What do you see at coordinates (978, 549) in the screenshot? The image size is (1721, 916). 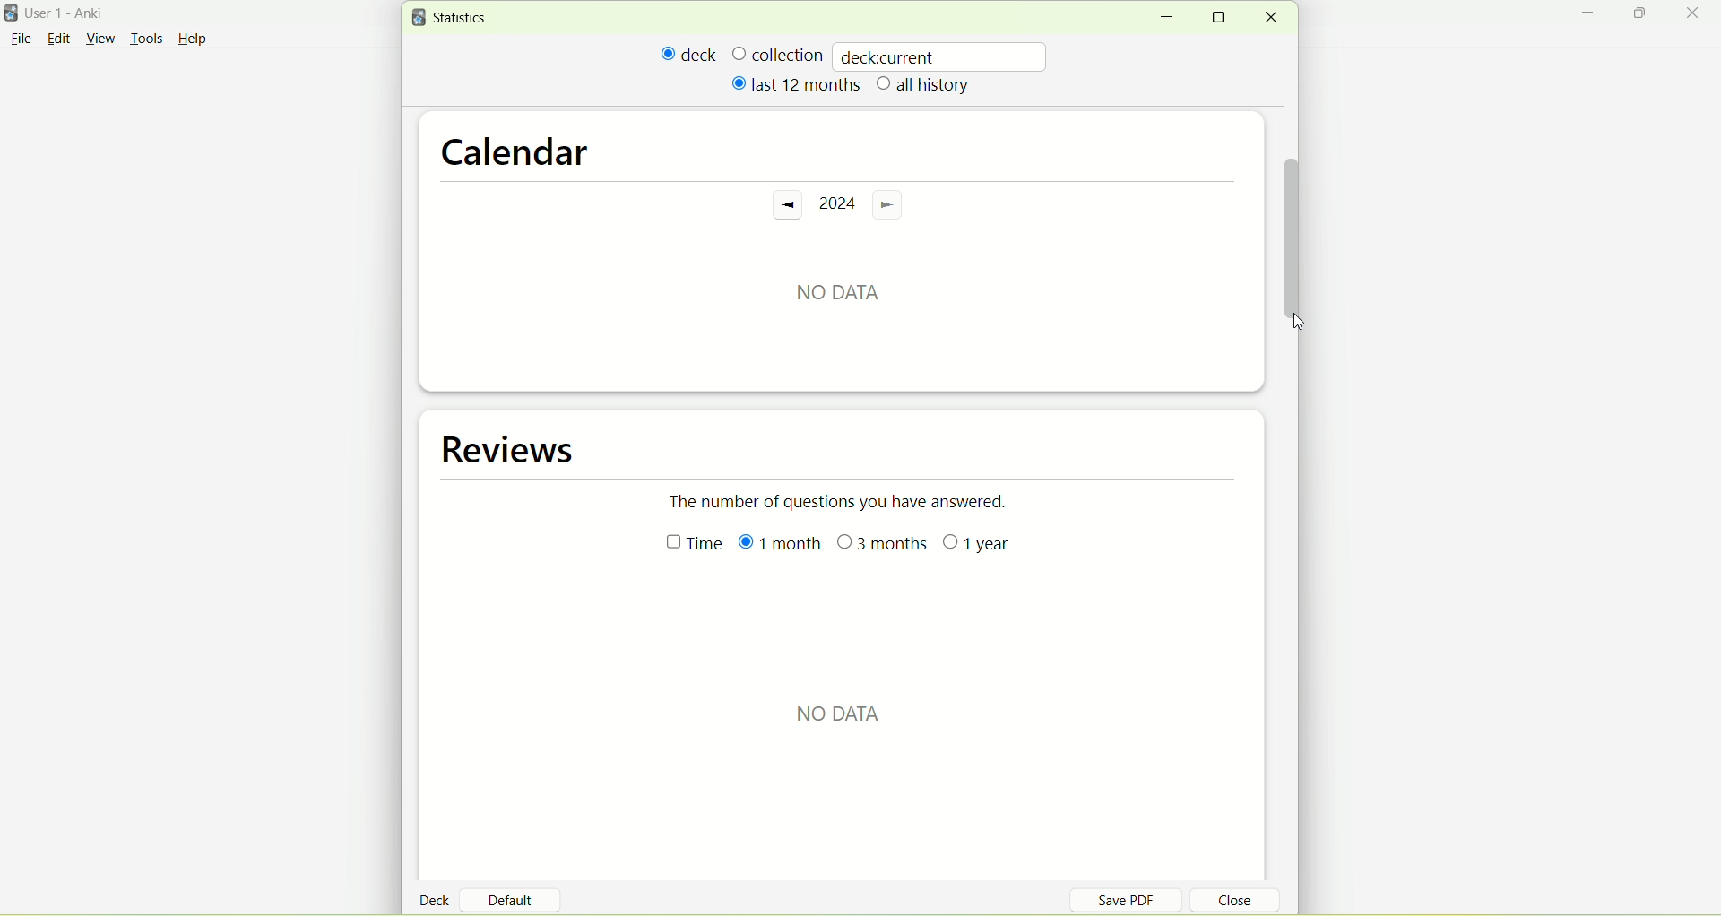 I see `1 year` at bounding box center [978, 549].